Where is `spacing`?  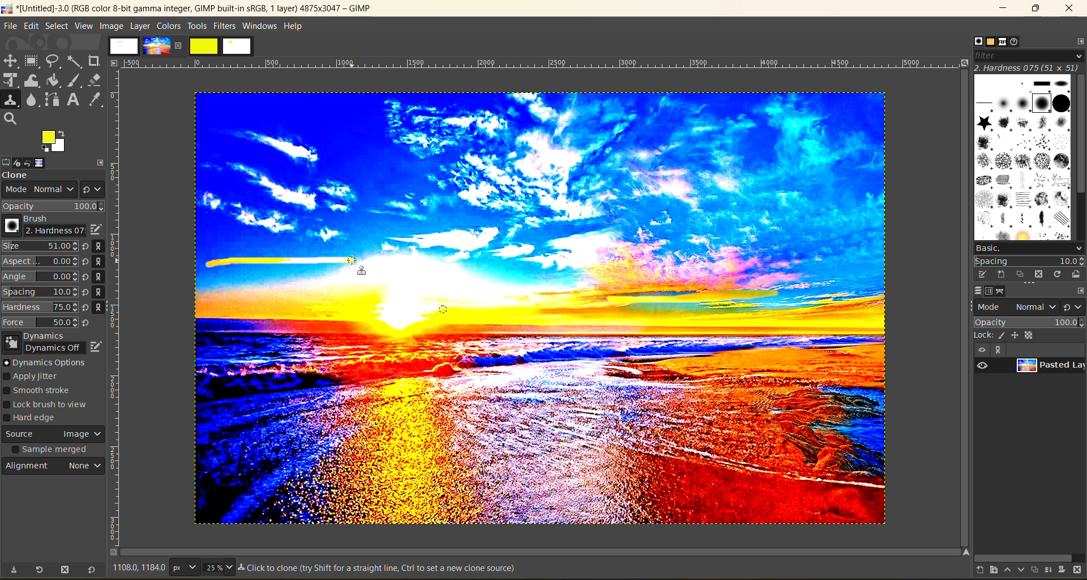 spacing is located at coordinates (1029, 261).